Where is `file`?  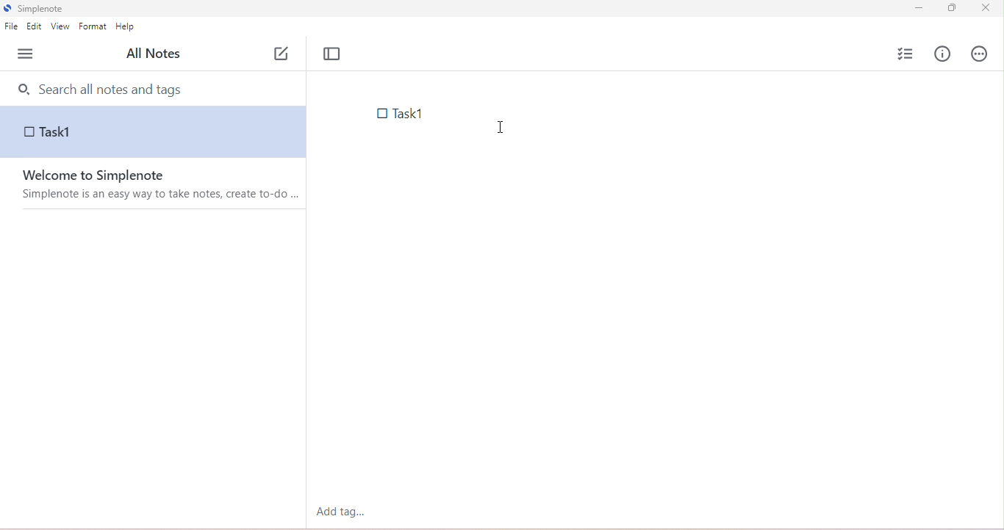 file is located at coordinates (11, 27).